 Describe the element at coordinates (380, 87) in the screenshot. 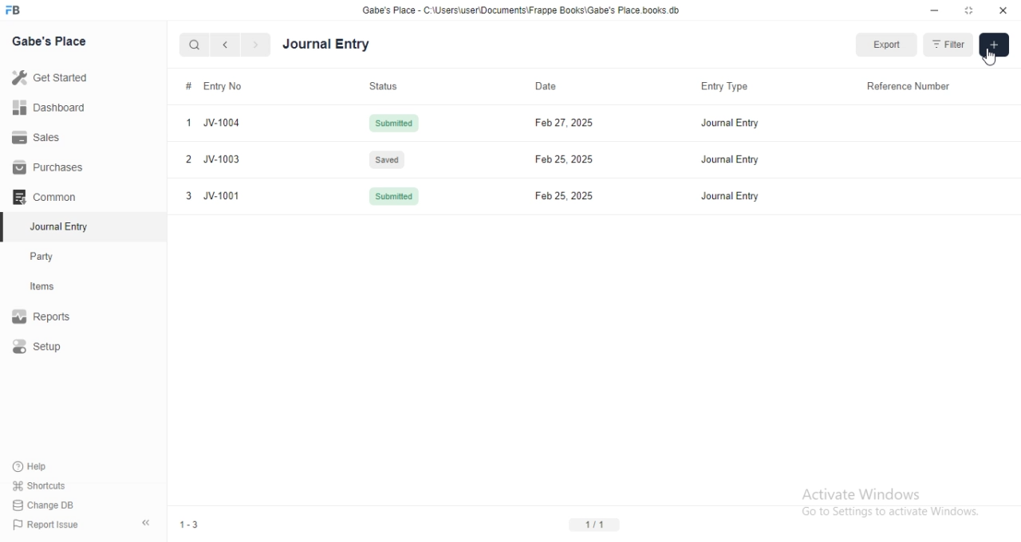

I see `Status.` at that location.